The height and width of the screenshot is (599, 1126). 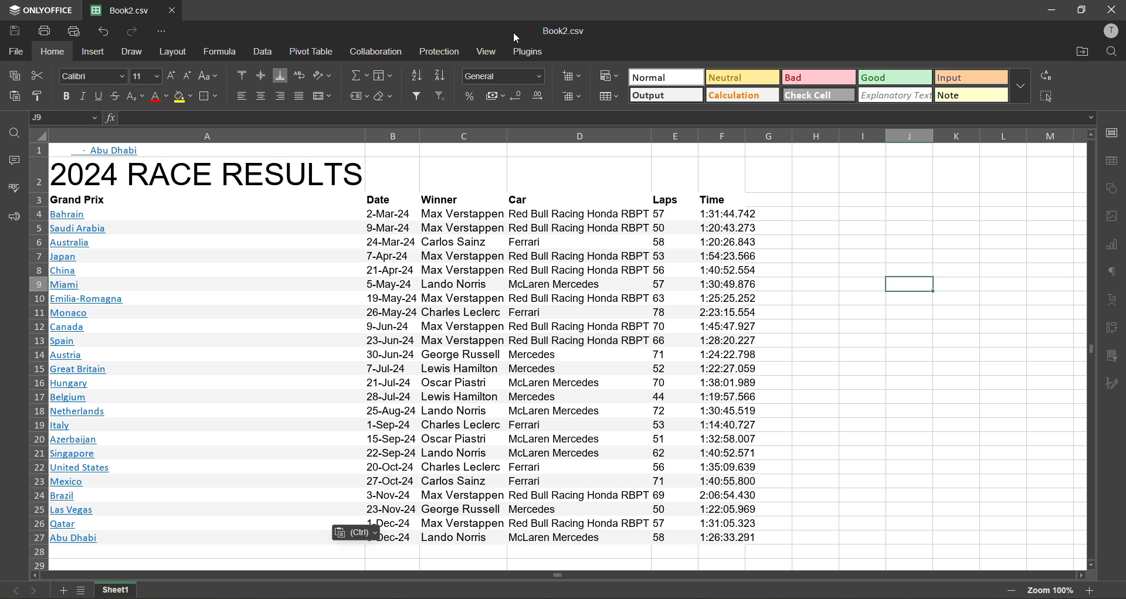 What do you see at coordinates (63, 591) in the screenshot?
I see `add new sheet` at bounding box center [63, 591].